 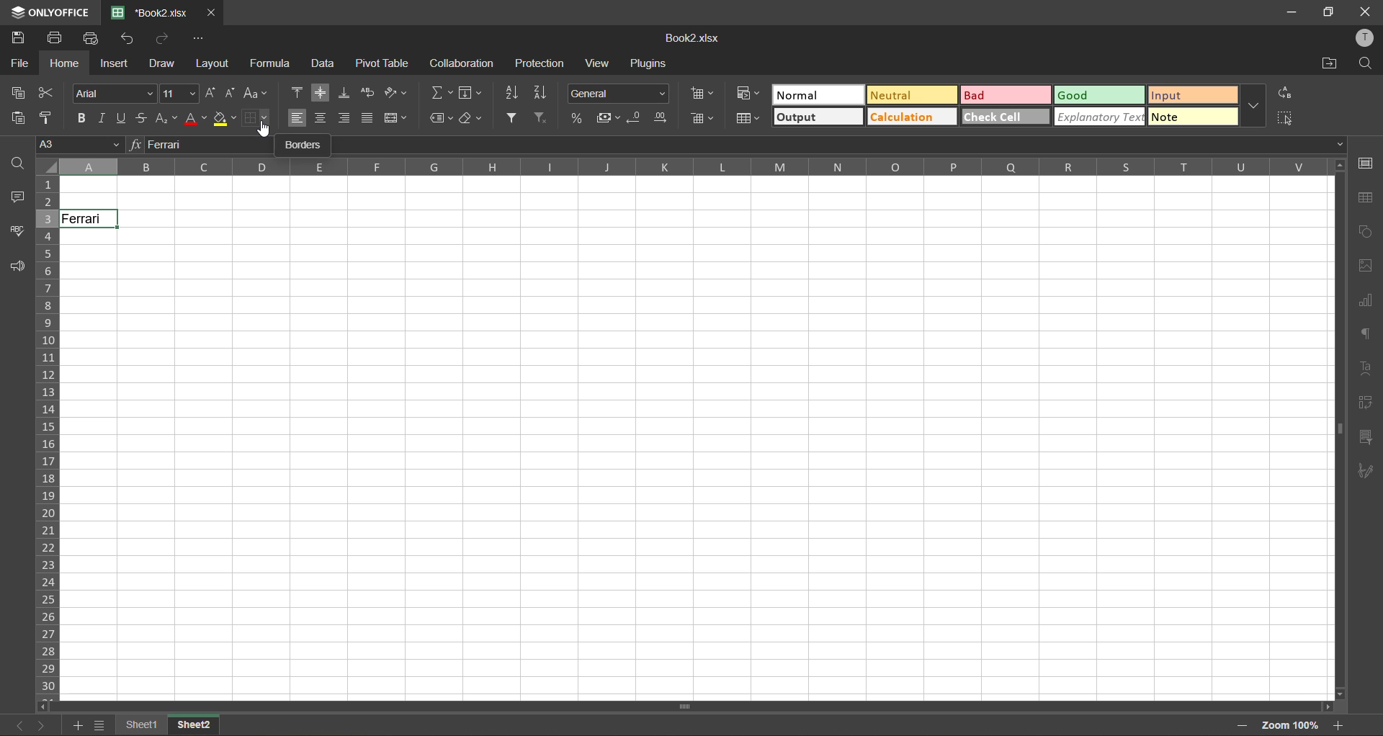 I want to click on zoom in, so click(x=1334, y=725).